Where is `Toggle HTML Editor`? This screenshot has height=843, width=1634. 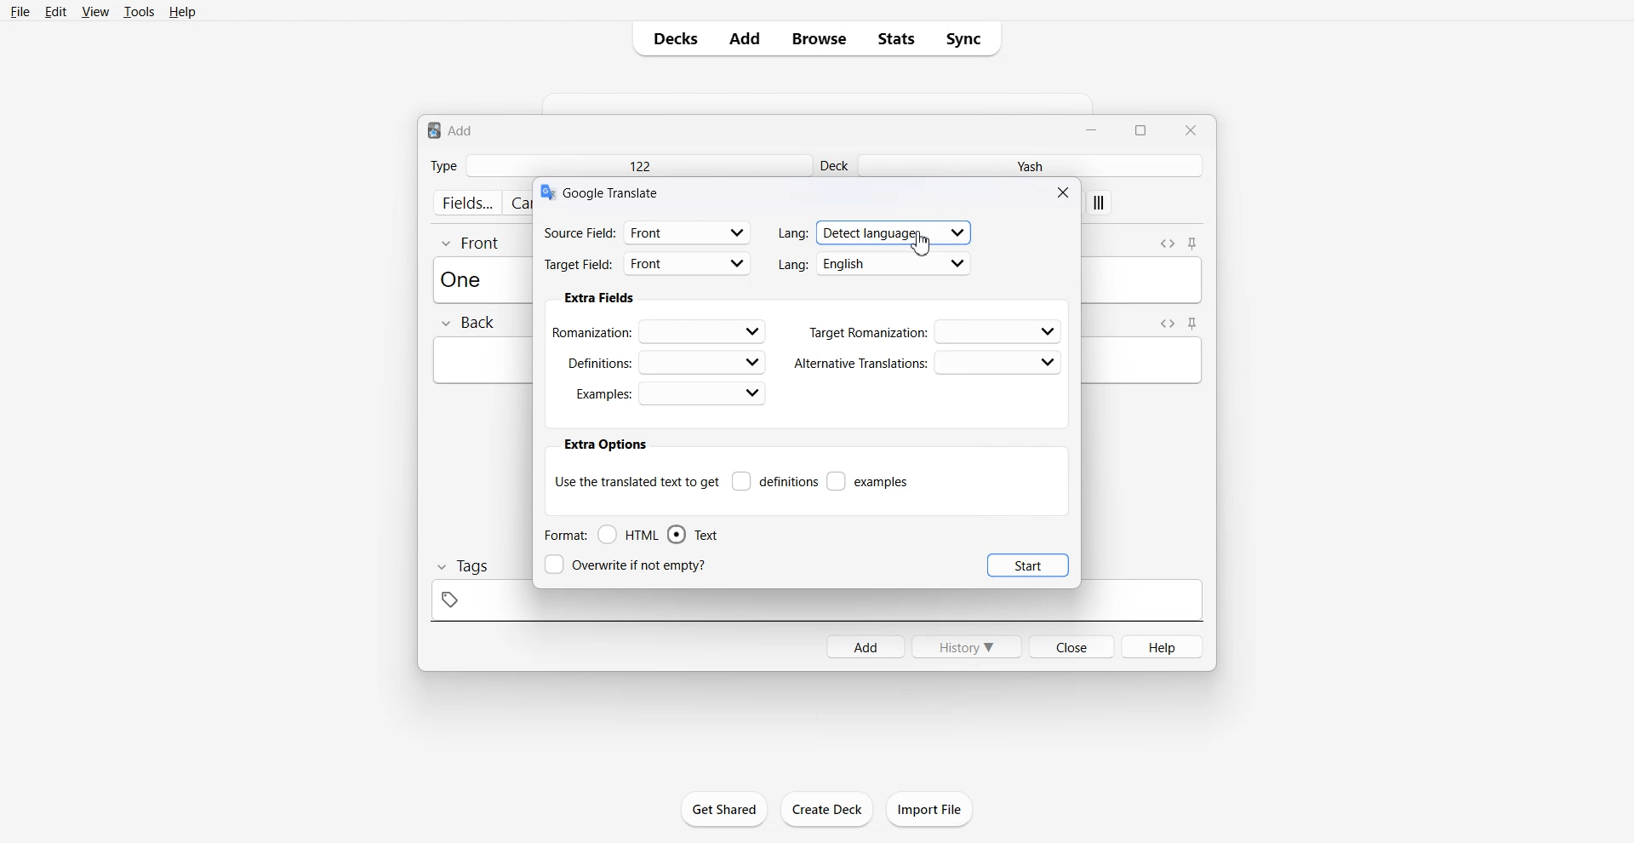
Toggle HTML Editor is located at coordinates (1164, 323).